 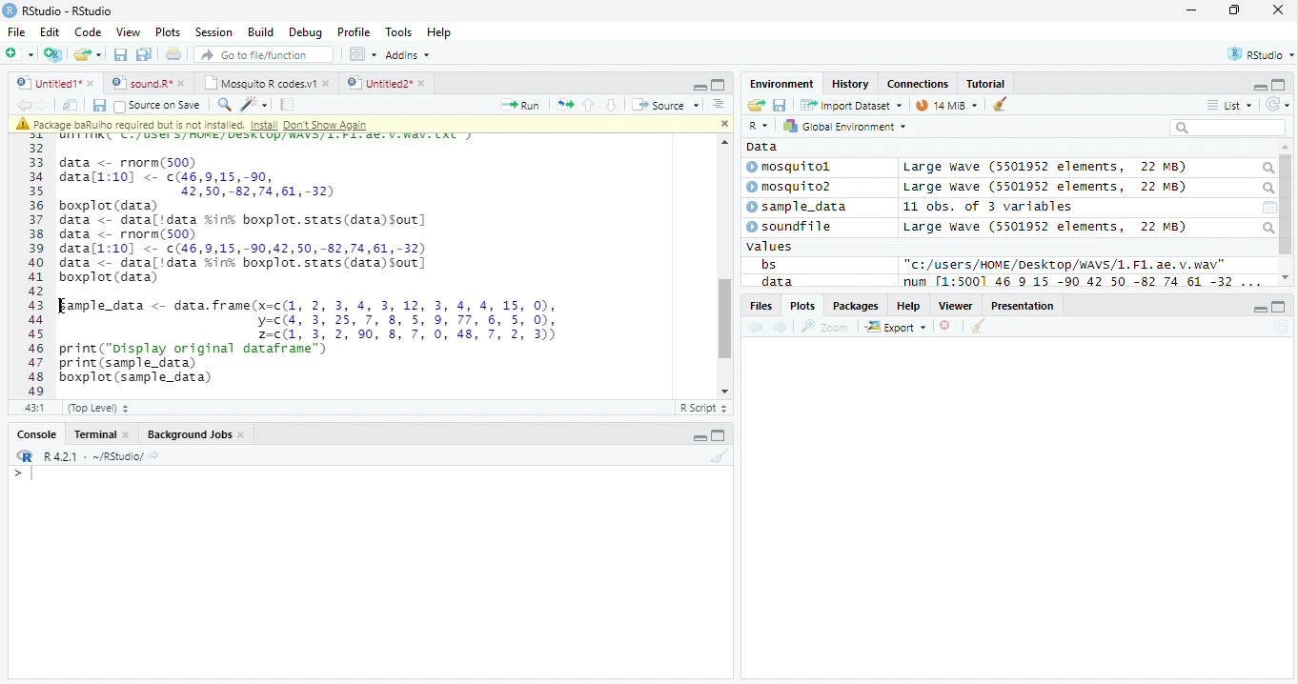 What do you see at coordinates (1227, 127) in the screenshot?
I see `search bar` at bounding box center [1227, 127].